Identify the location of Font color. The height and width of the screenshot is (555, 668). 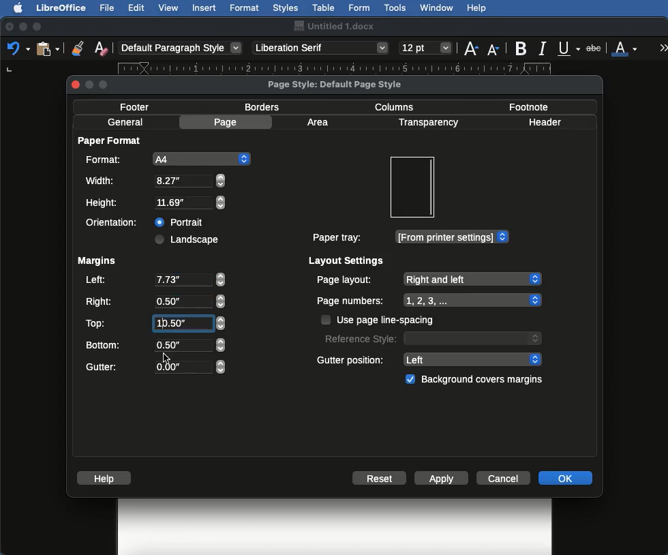
(625, 47).